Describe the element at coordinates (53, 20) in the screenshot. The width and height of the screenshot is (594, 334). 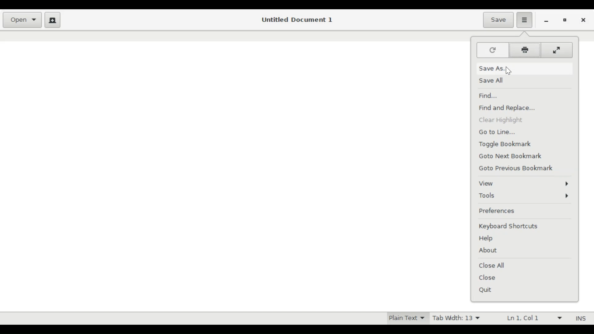
I see `Create a new document` at that location.